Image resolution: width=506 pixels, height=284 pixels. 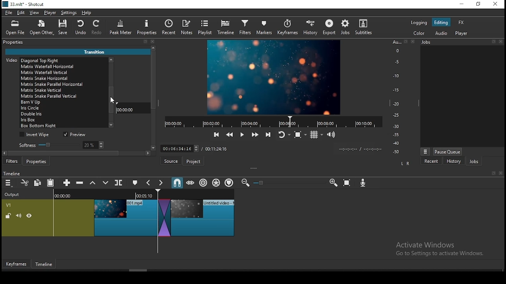 What do you see at coordinates (429, 43) in the screenshot?
I see `Jobs` at bounding box center [429, 43].